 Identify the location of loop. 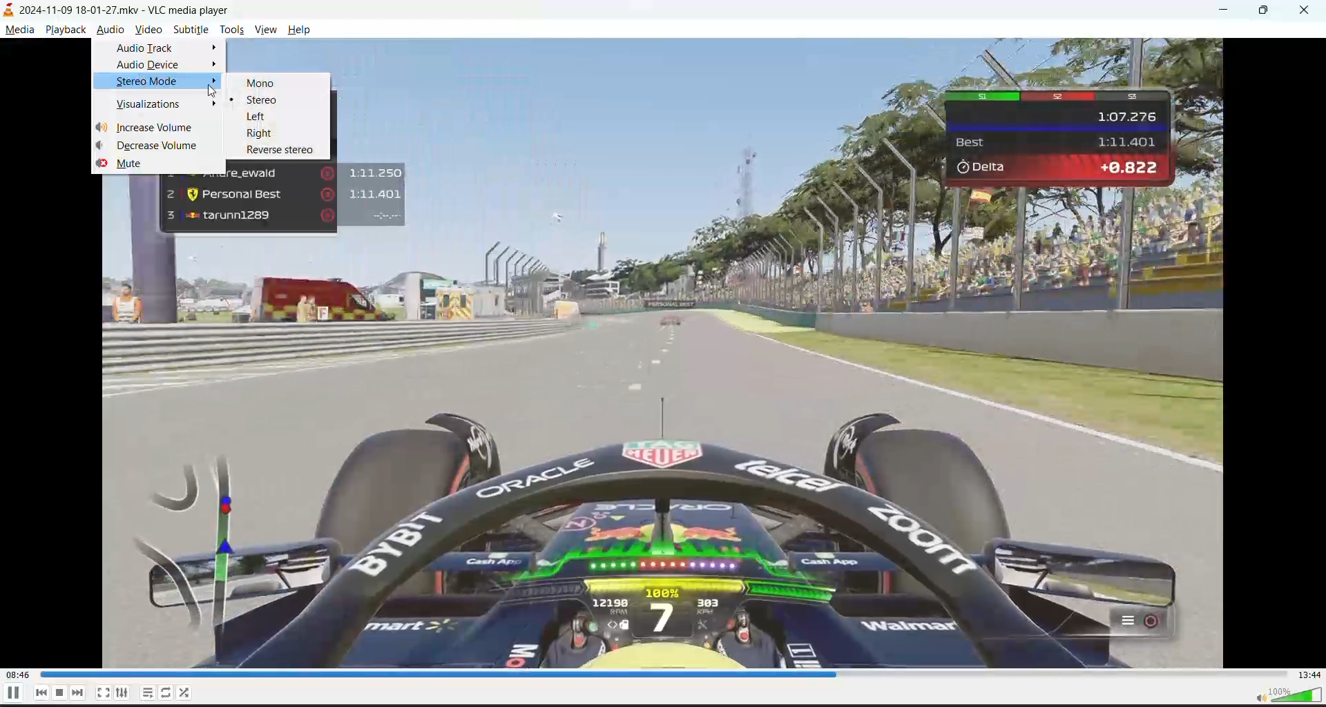
(169, 691).